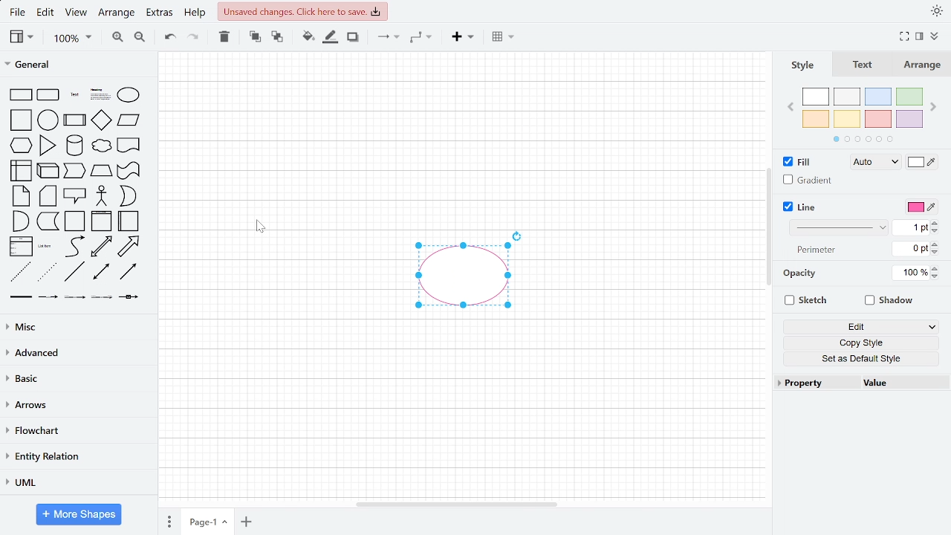 Image resolution: width=951 pixels, height=535 pixels. I want to click on Misc, so click(75, 327).